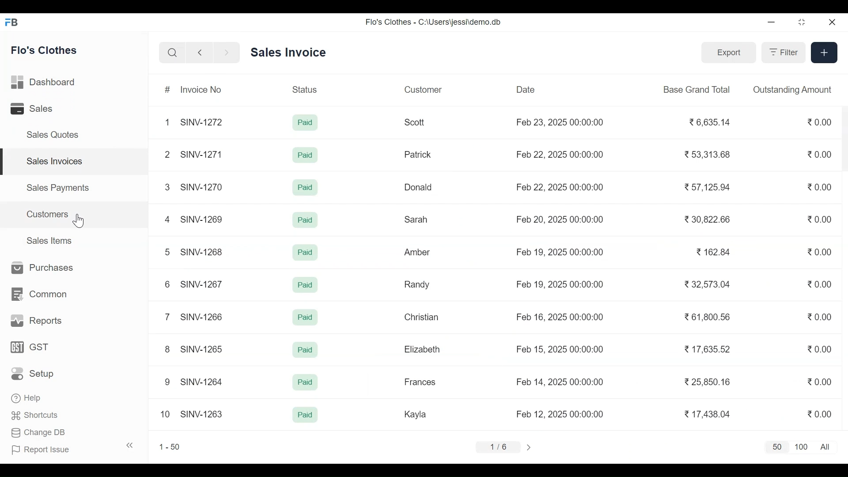 This screenshot has width=848, height=477. What do you see at coordinates (45, 50) in the screenshot?
I see `Flo's Clothes` at bounding box center [45, 50].